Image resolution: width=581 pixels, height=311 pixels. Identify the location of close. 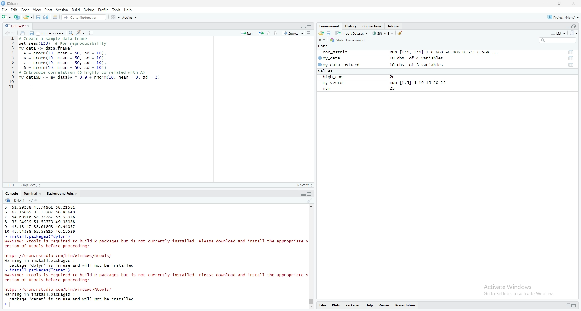
(574, 3).